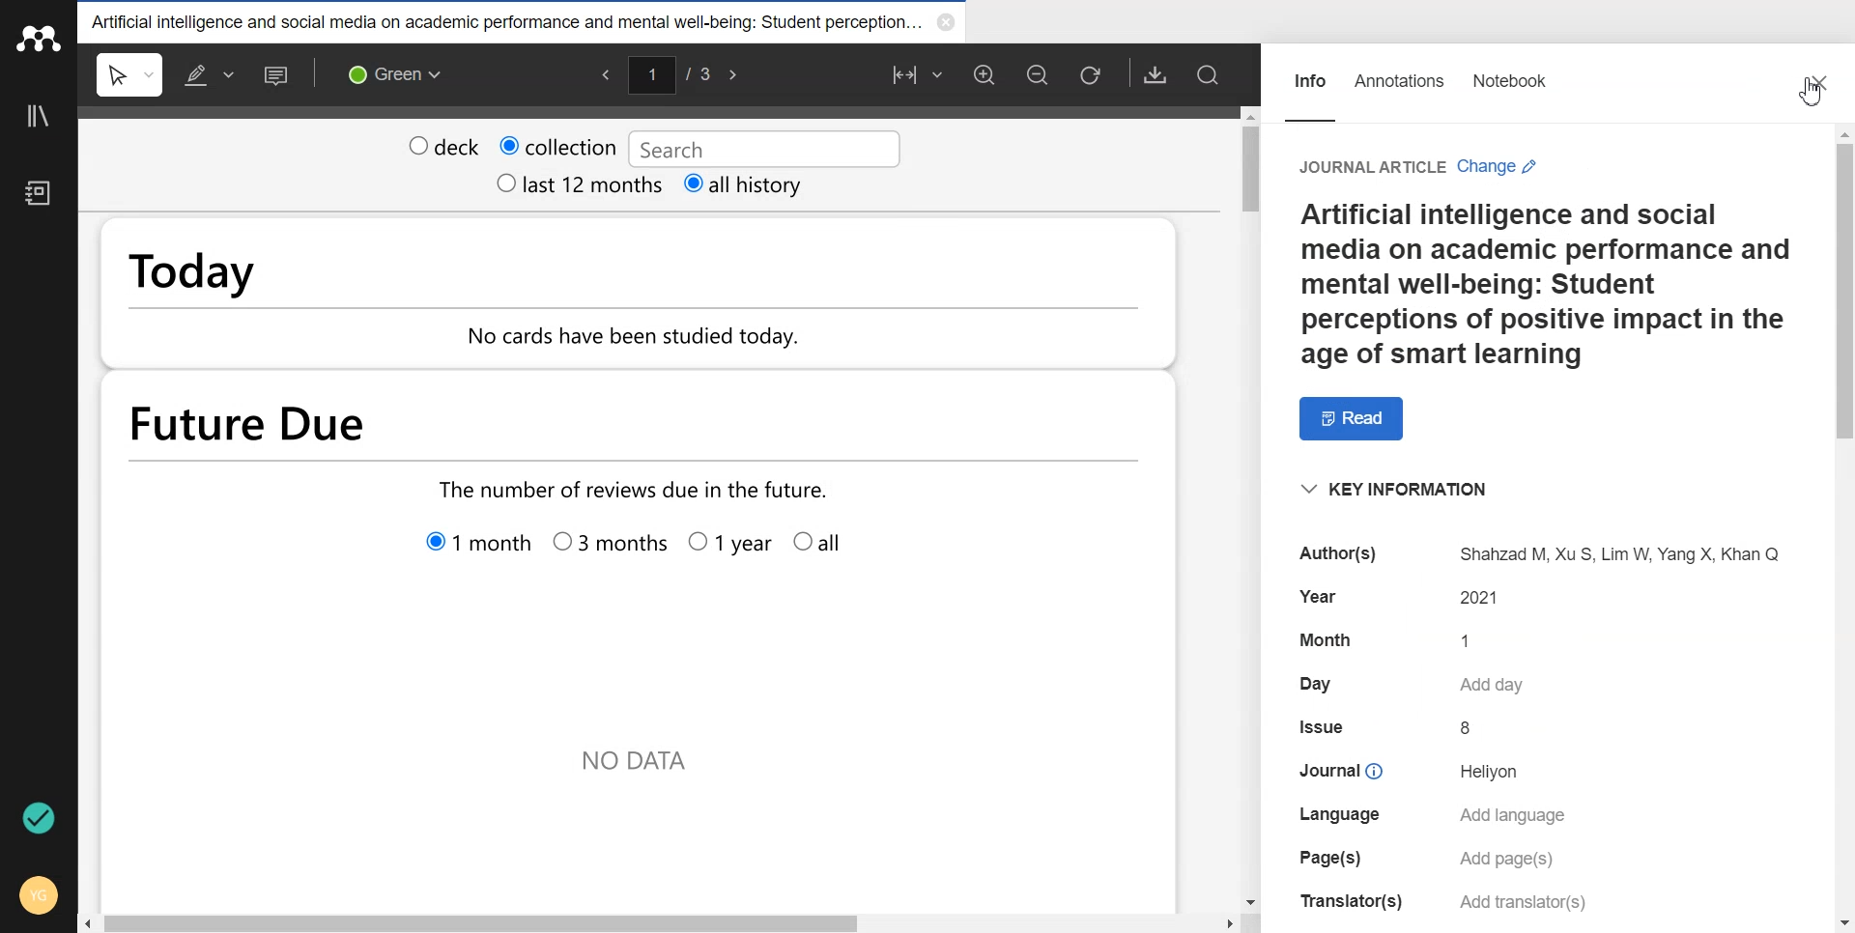  Describe the element at coordinates (527, 423) in the screenshot. I see `Future due` at that location.